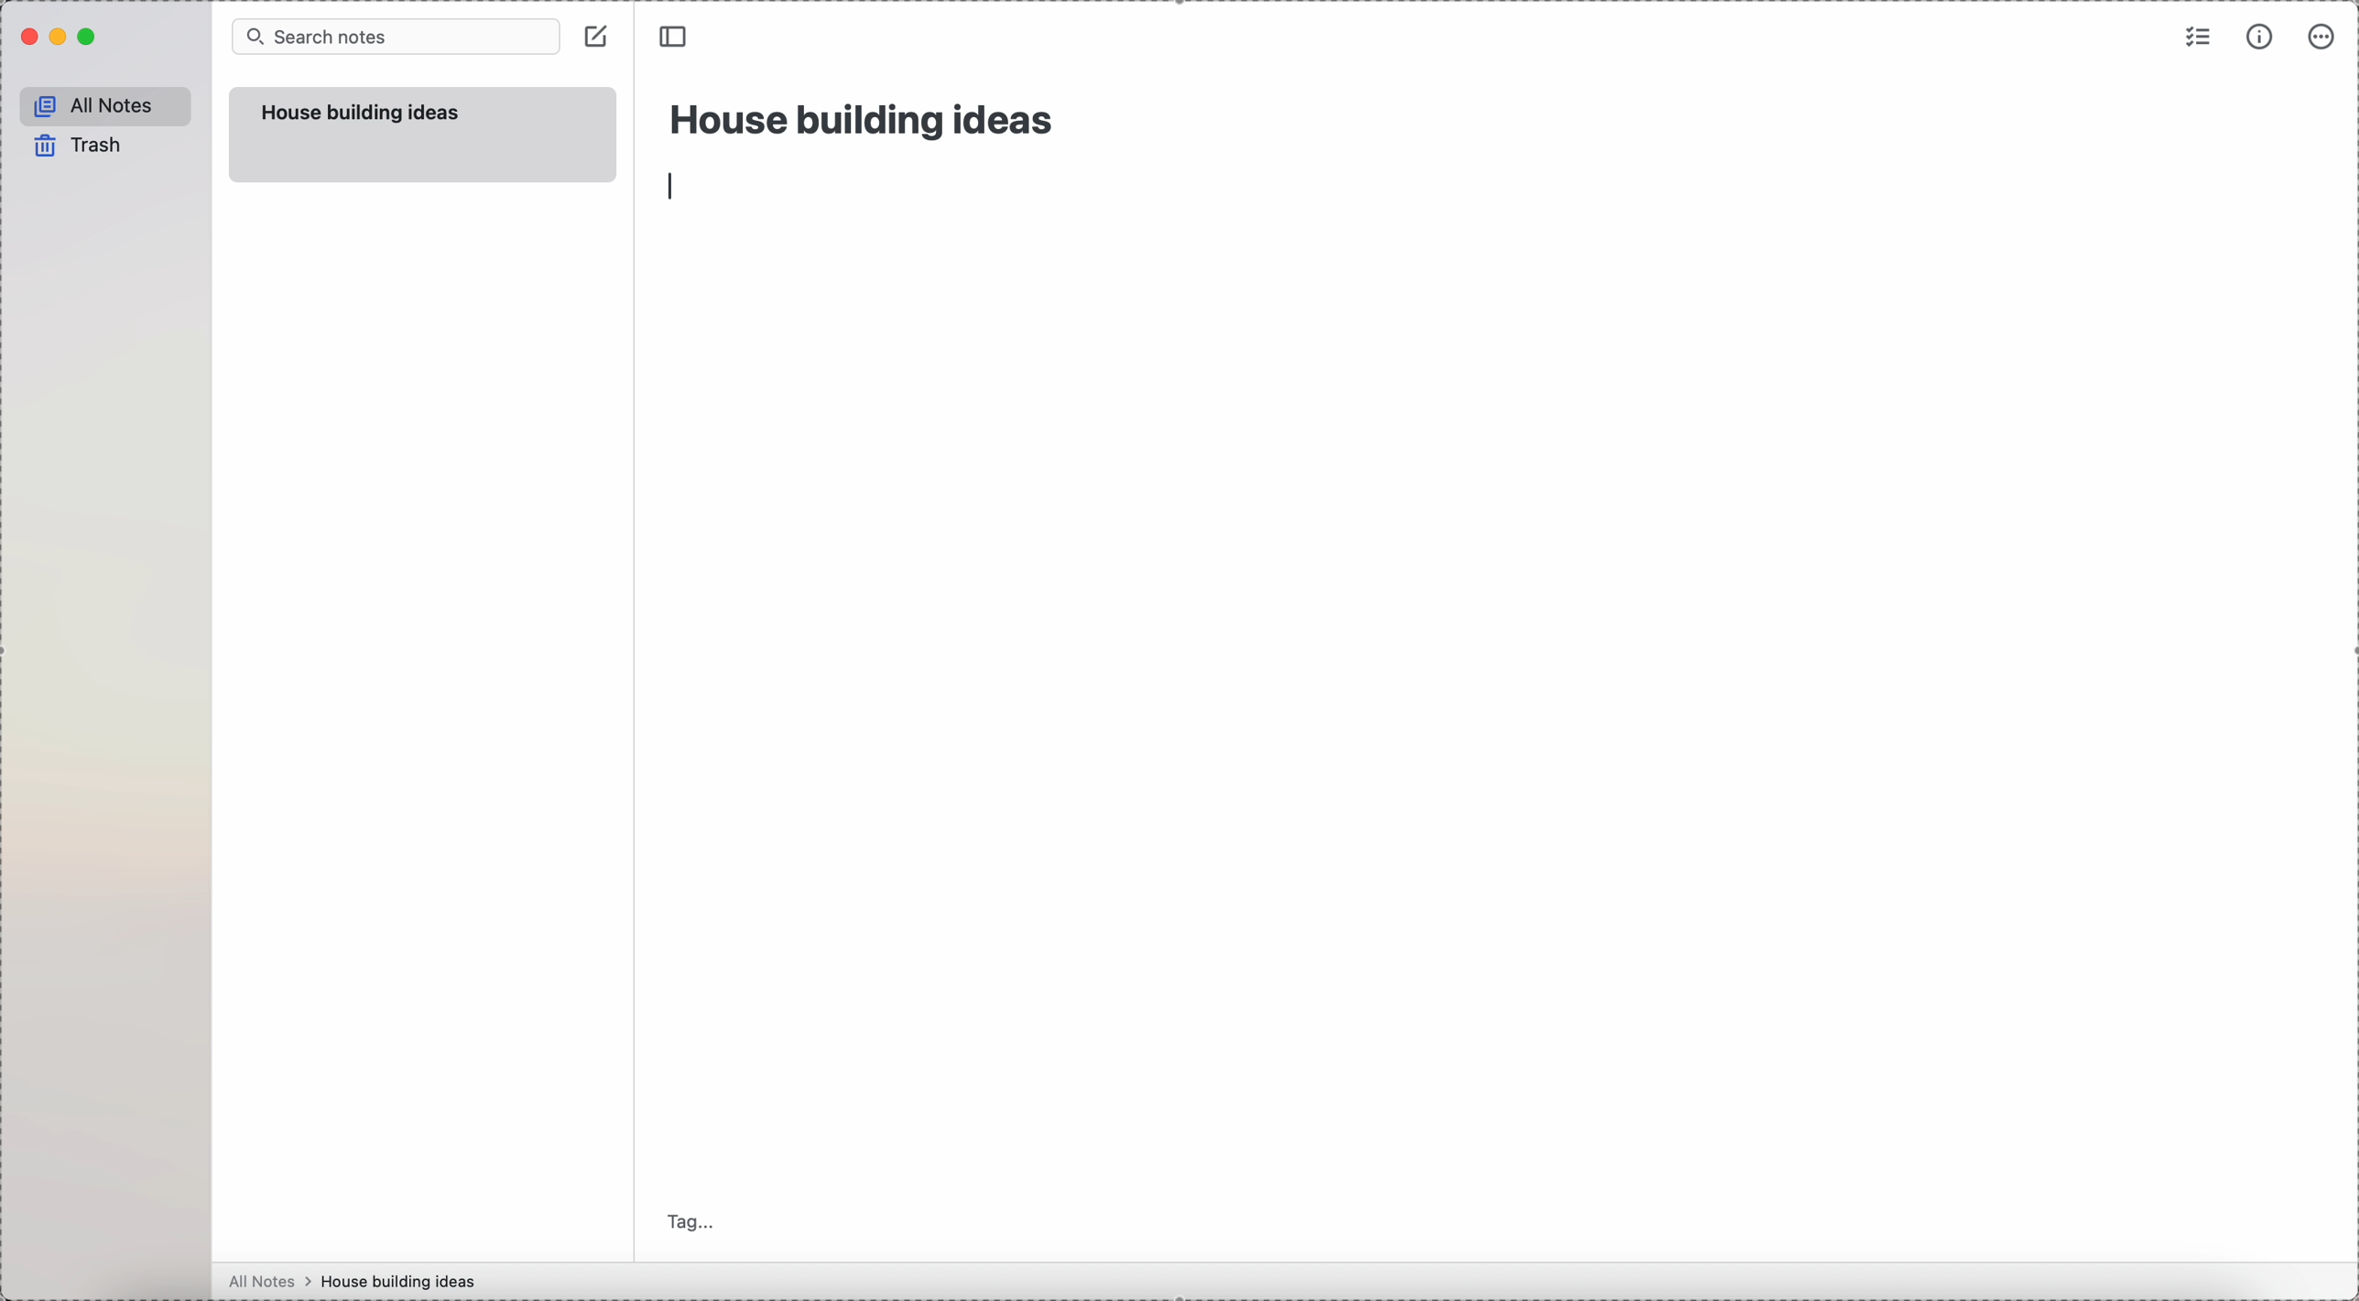  What do you see at coordinates (28, 38) in the screenshot?
I see `close Simplenote` at bounding box center [28, 38].